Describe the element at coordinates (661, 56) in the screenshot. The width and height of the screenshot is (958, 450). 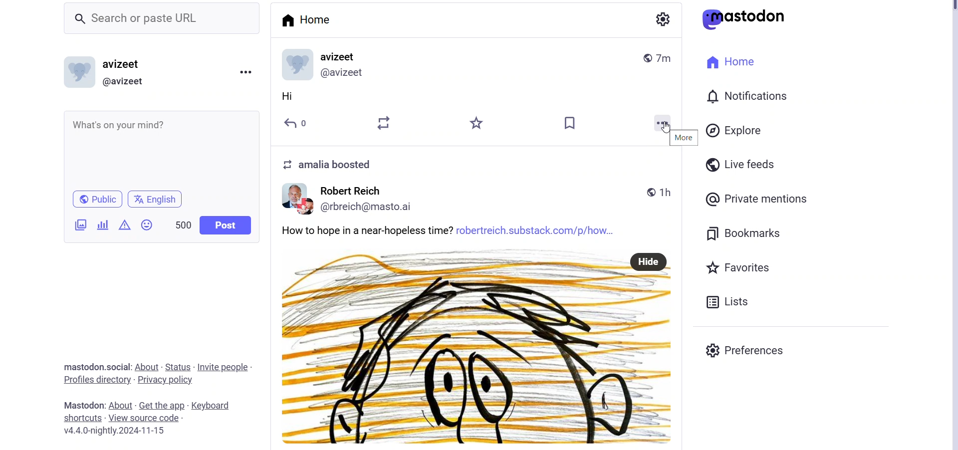
I see `Posted Time` at that location.